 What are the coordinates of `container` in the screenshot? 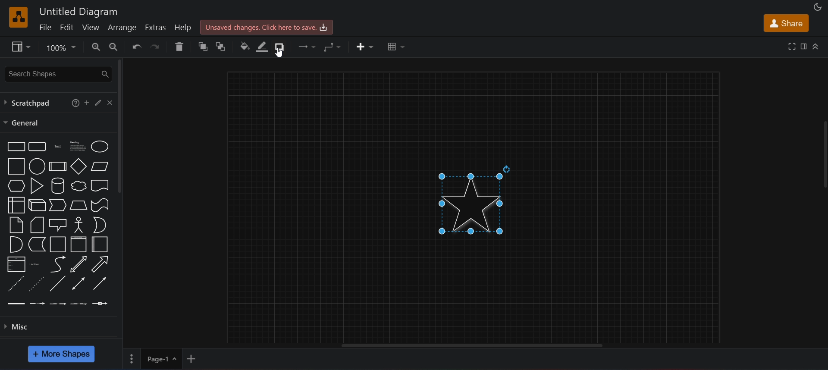 It's located at (57, 244).